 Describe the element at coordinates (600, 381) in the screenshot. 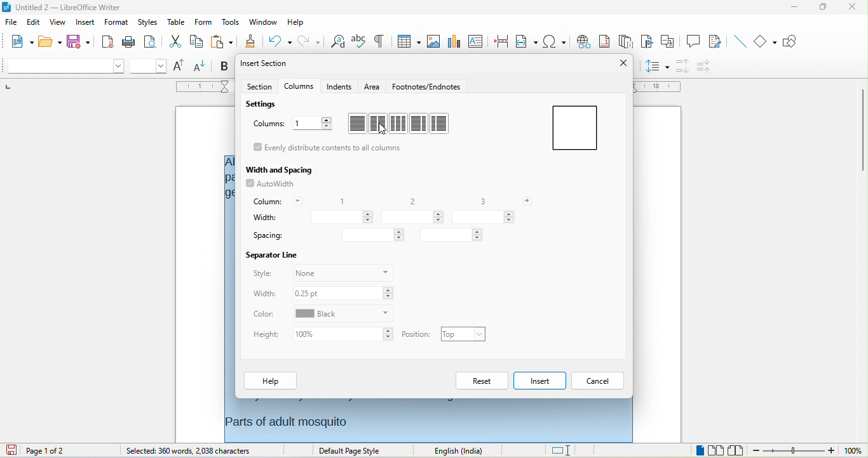

I see `cancel` at that location.